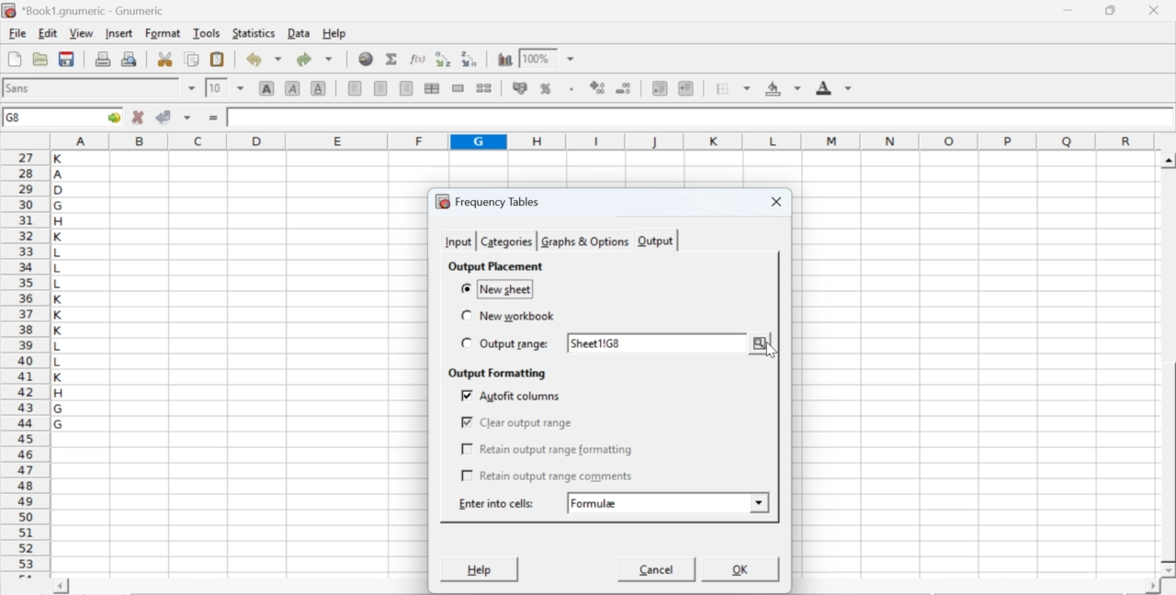 This screenshot has height=595, width=1176. Describe the element at coordinates (294, 87) in the screenshot. I see `italic` at that location.